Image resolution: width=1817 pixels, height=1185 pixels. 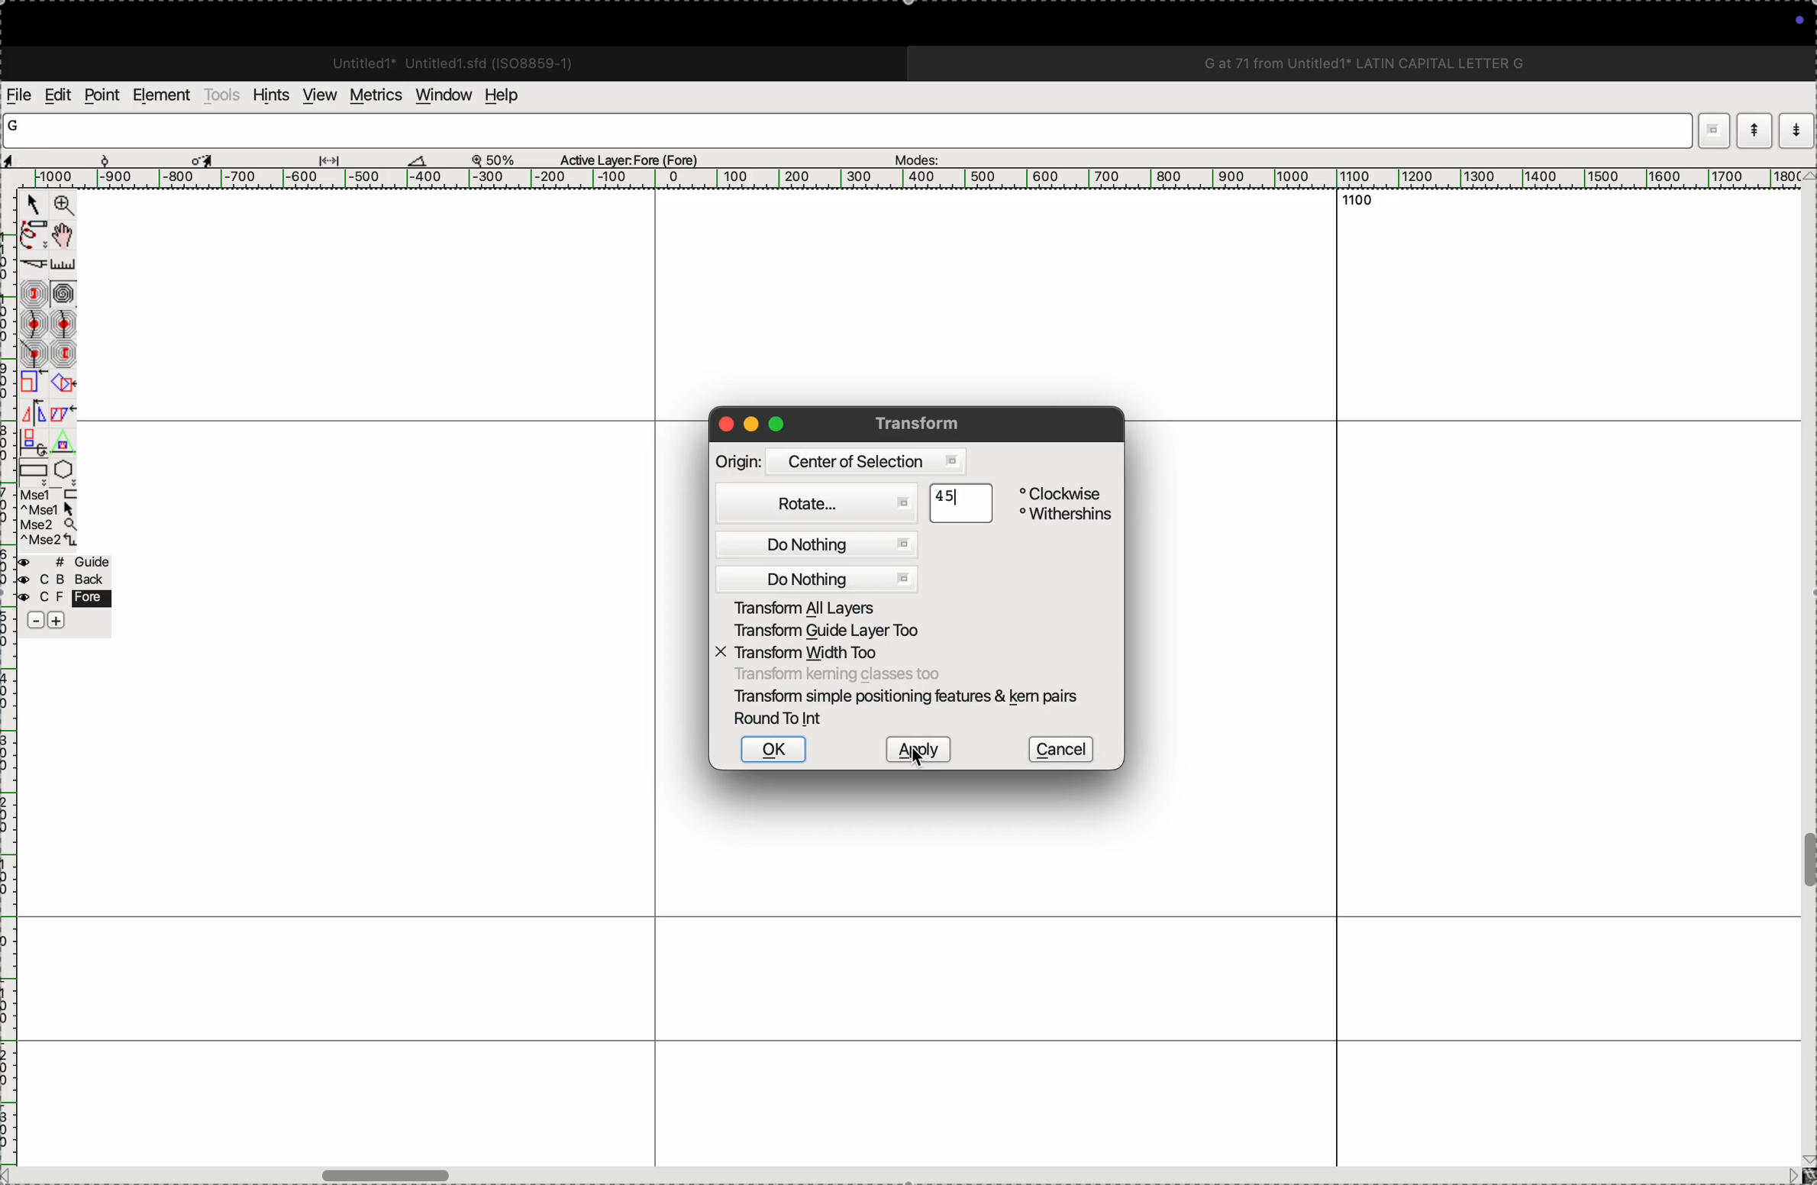 What do you see at coordinates (34, 324) in the screenshot?
I see `gentle curve` at bounding box center [34, 324].